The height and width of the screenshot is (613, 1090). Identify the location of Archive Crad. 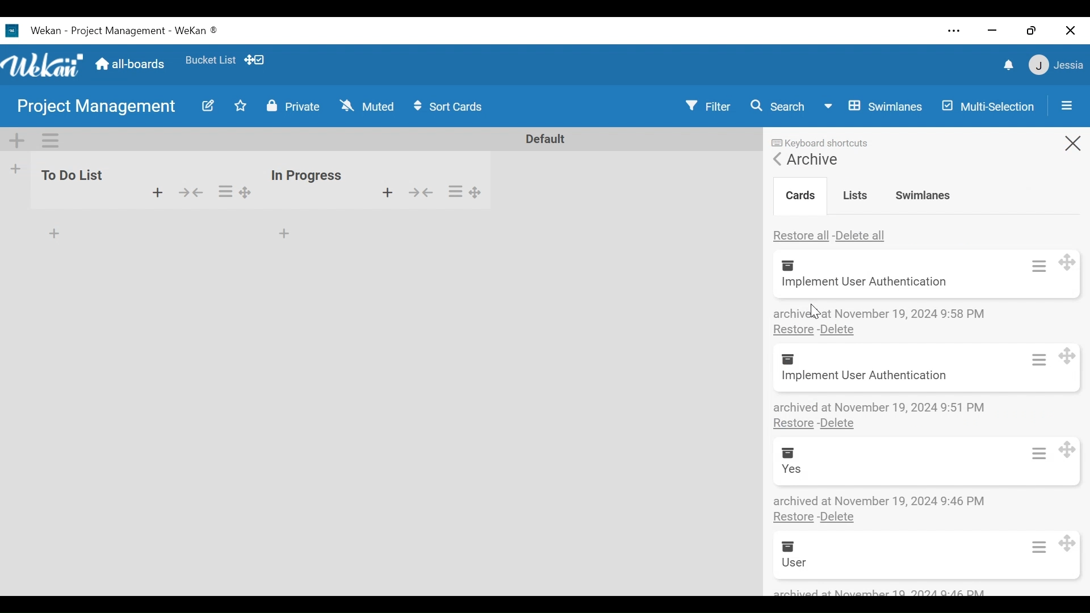
(898, 552).